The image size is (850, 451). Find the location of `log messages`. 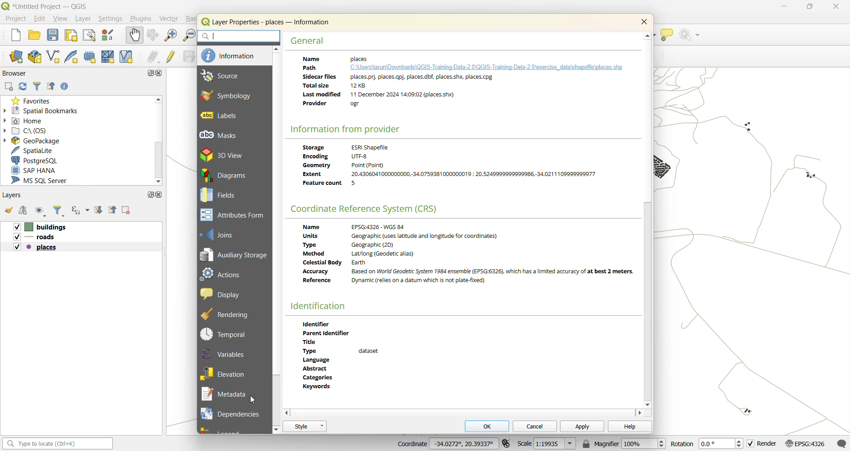

log messages is located at coordinates (841, 442).